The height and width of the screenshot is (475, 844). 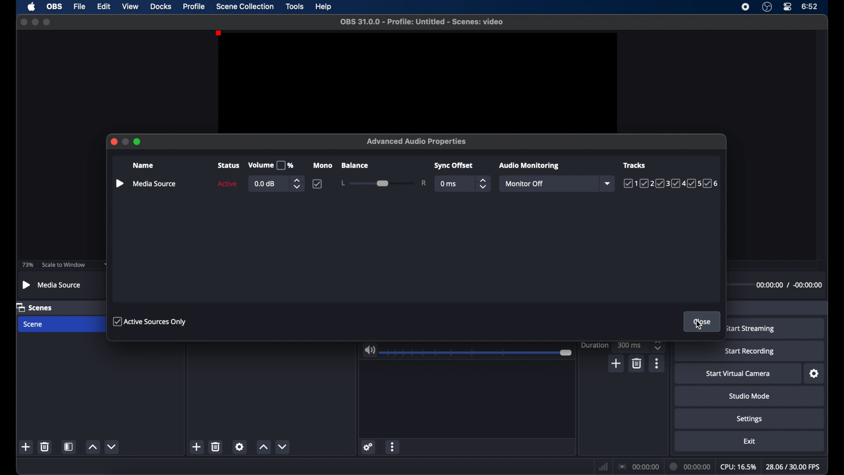 What do you see at coordinates (750, 442) in the screenshot?
I see `exit` at bounding box center [750, 442].